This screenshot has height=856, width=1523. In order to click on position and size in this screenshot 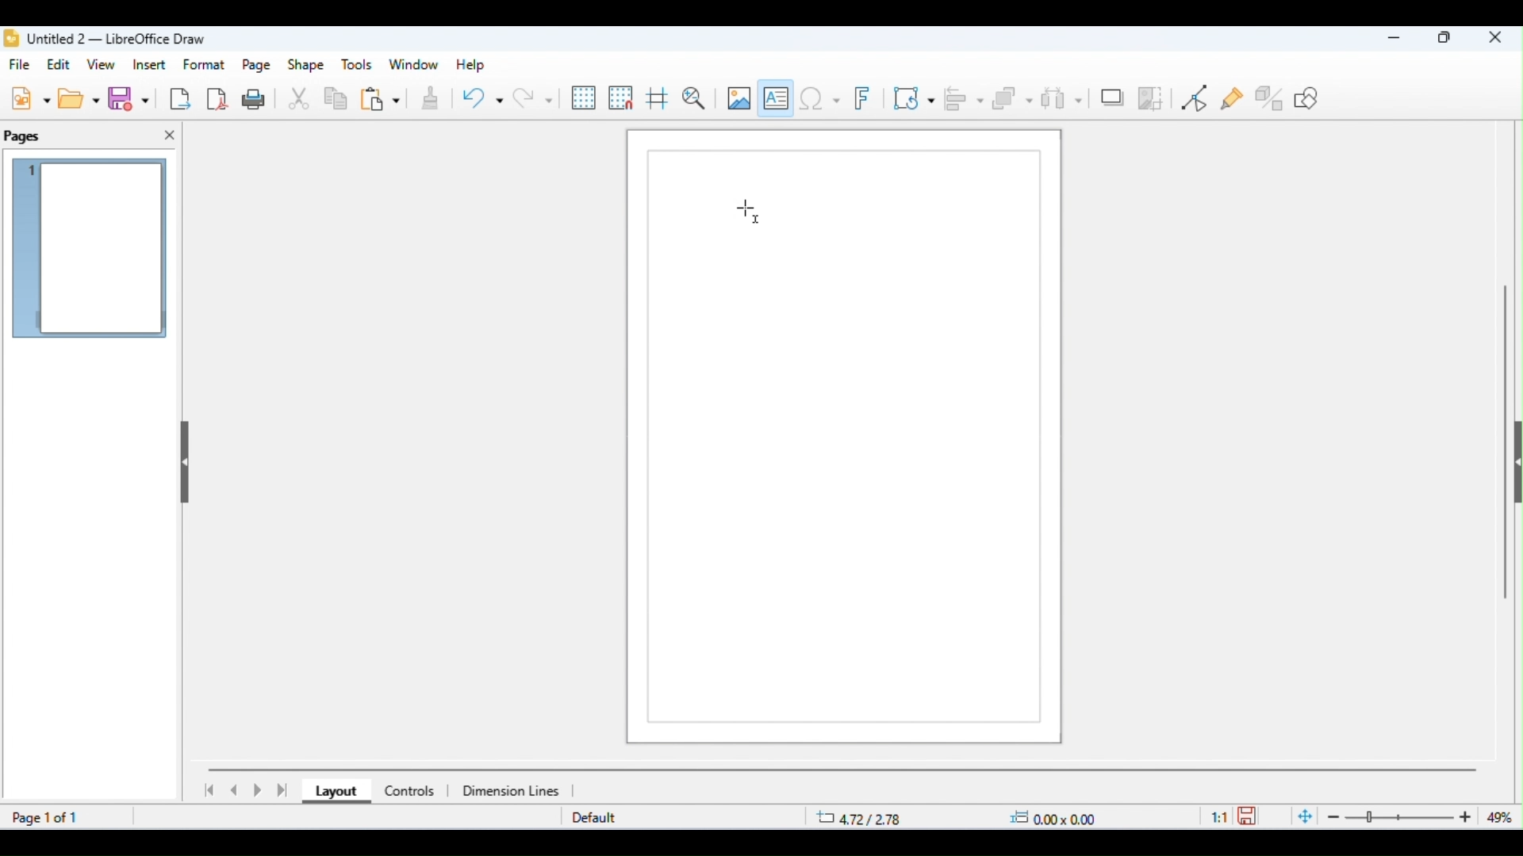, I will do `click(958, 818)`.